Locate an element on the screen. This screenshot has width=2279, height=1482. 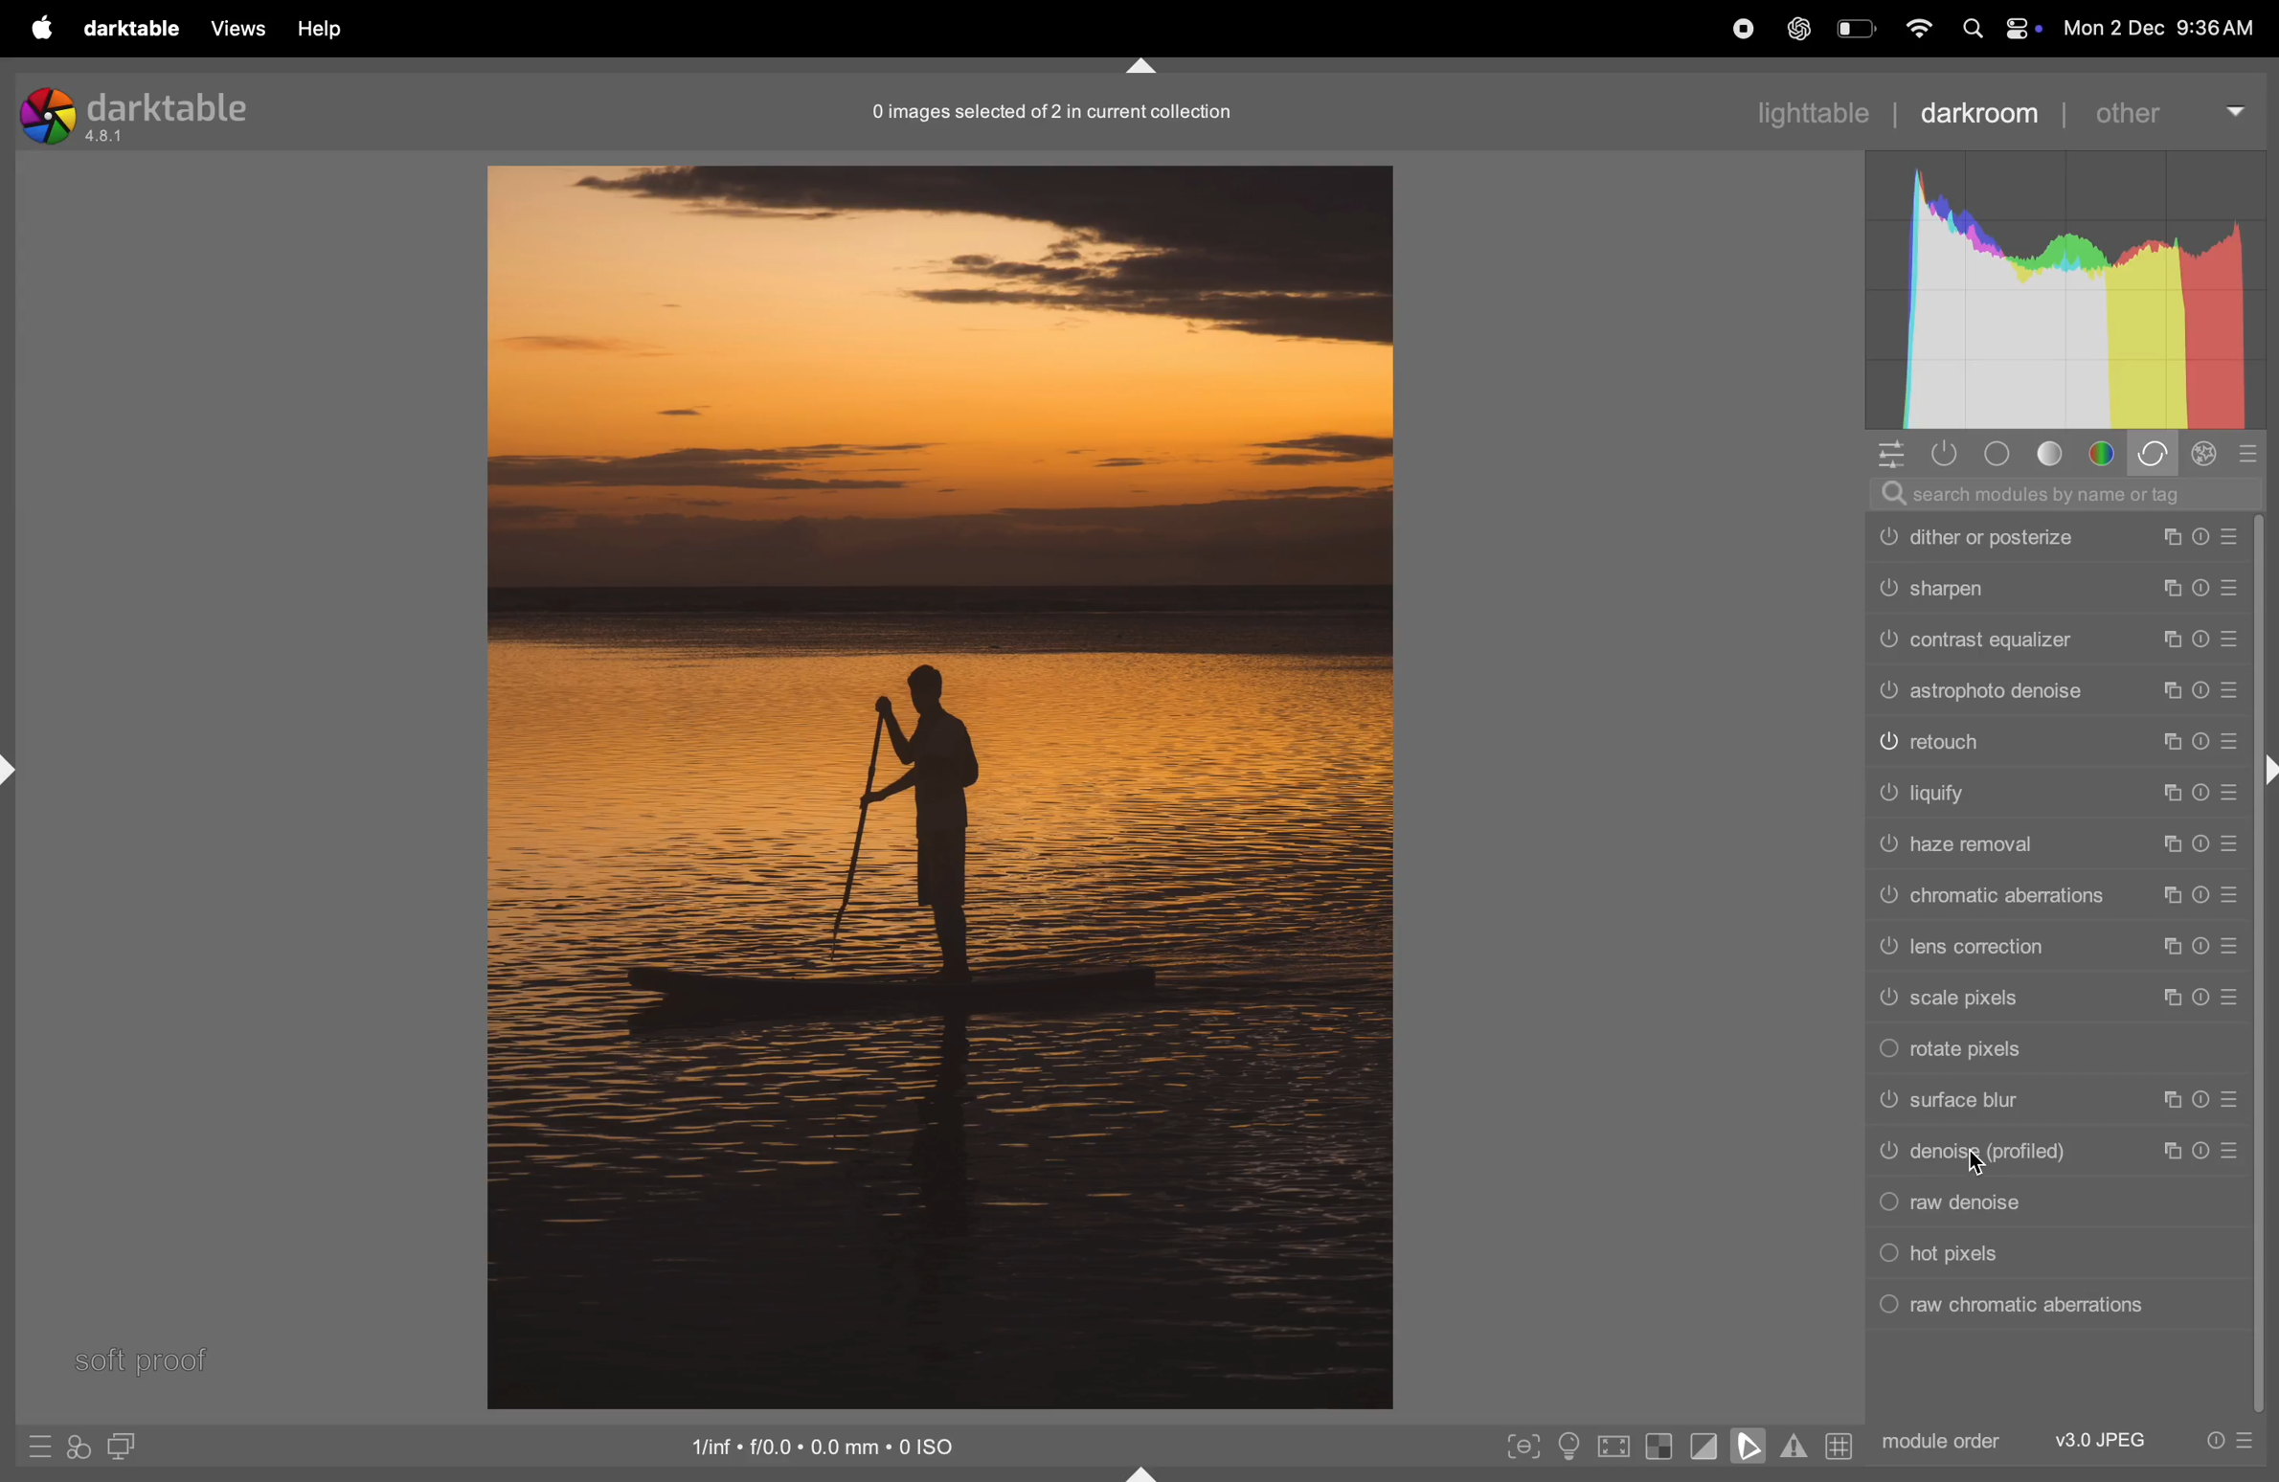
wifi is located at coordinates (1915, 28).